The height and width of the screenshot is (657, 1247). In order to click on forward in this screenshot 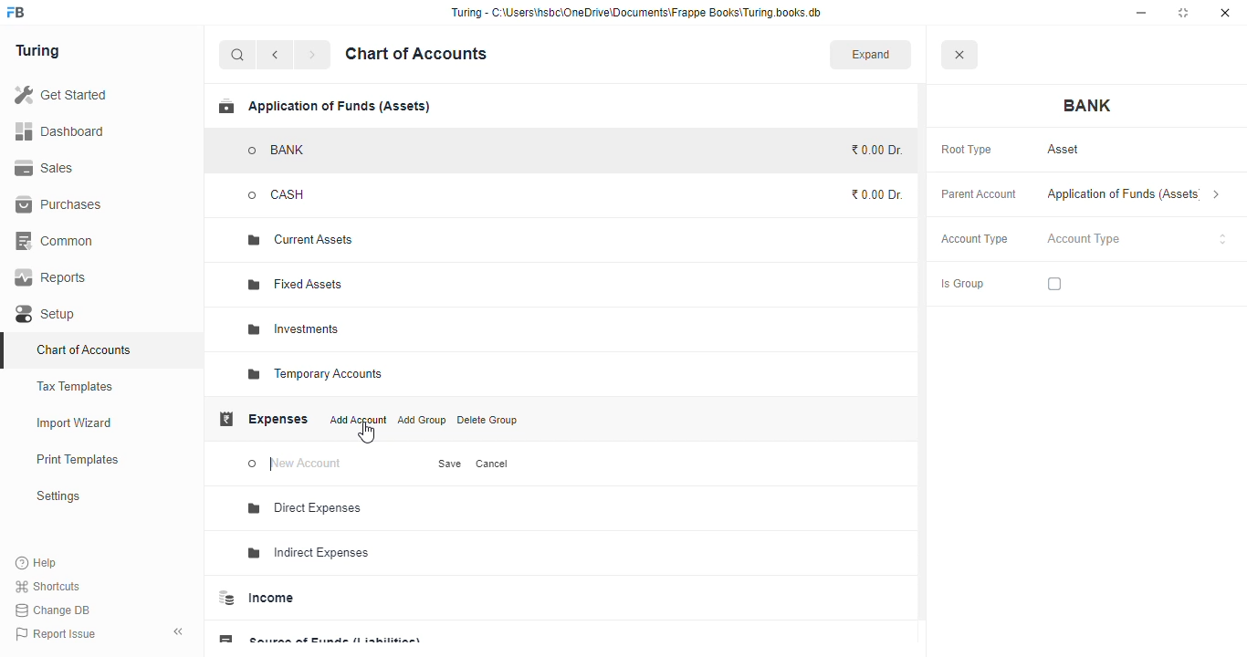, I will do `click(312, 55)`.